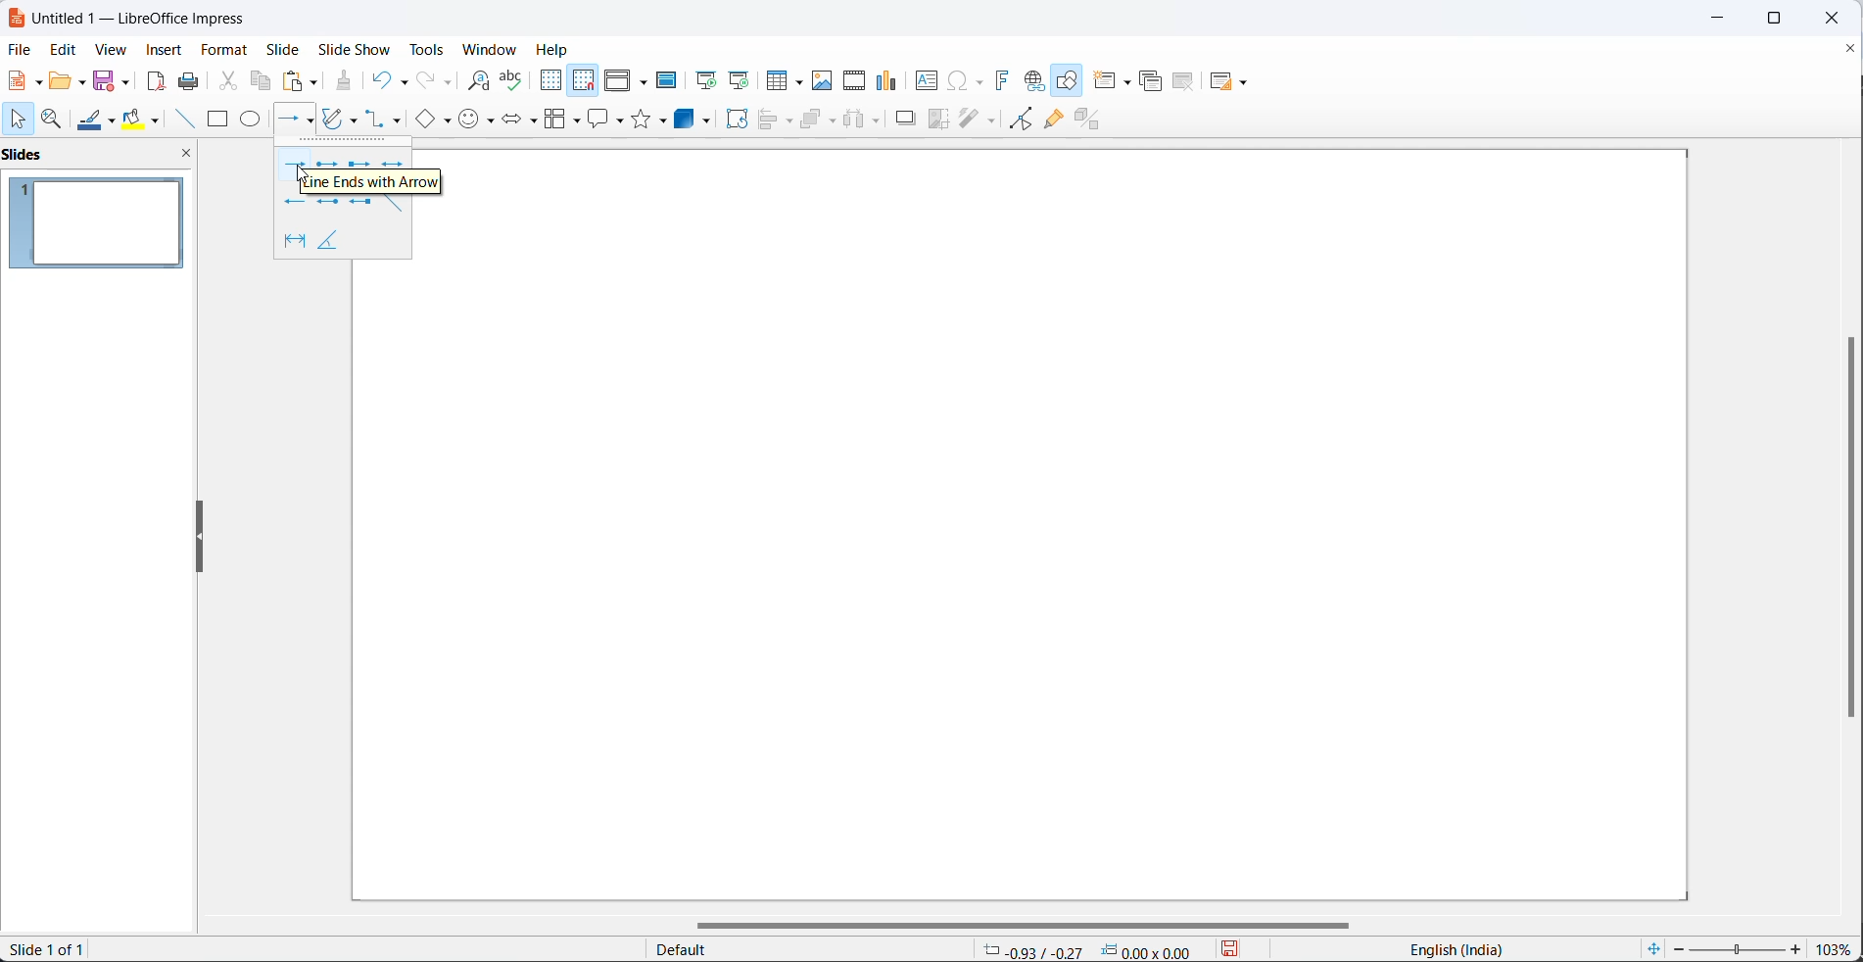  What do you see at coordinates (158, 83) in the screenshot?
I see `export as pdf` at bounding box center [158, 83].